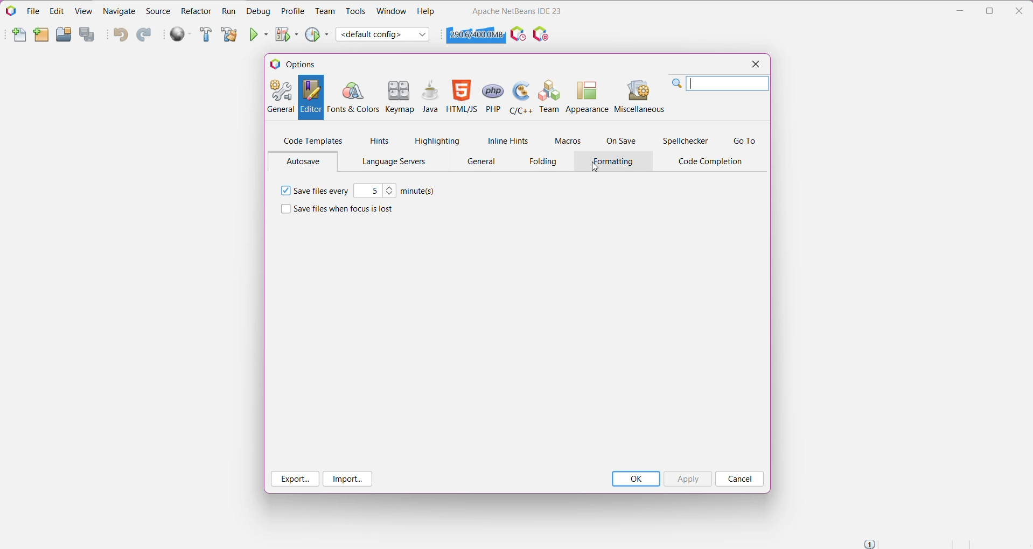 The height and width of the screenshot is (549, 1033). What do you see at coordinates (295, 479) in the screenshot?
I see `Export` at bounding box center [295, 479].